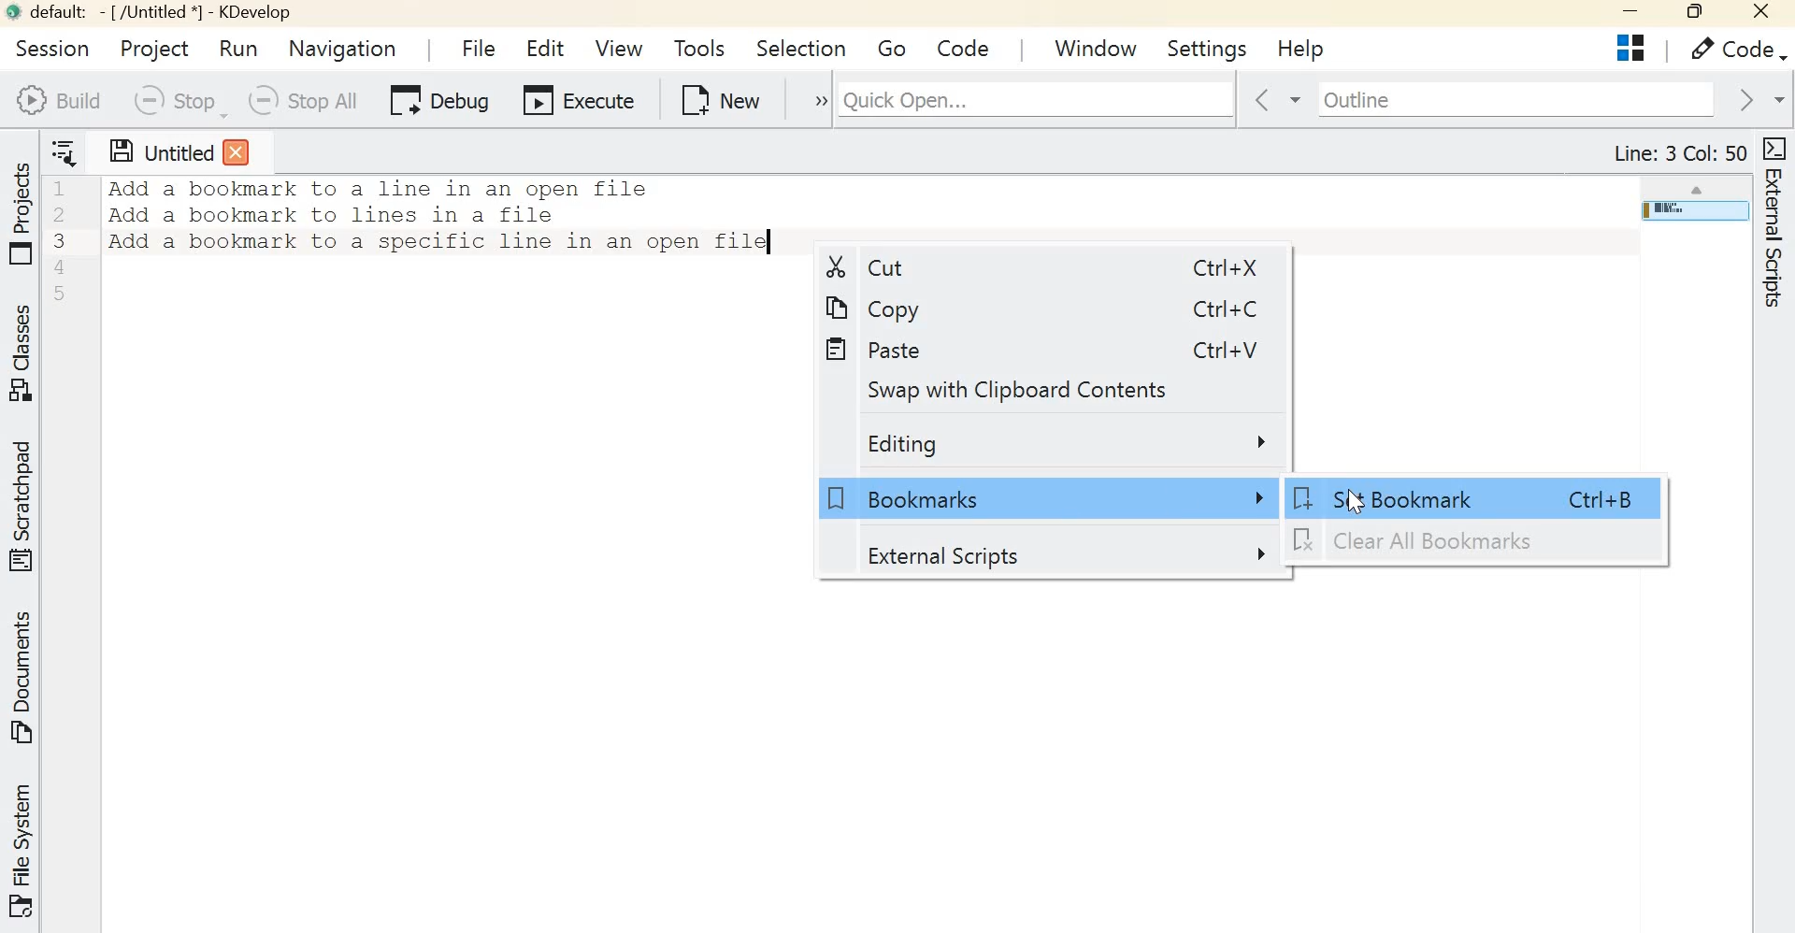  I want to click on Debug, so click(437, 98).